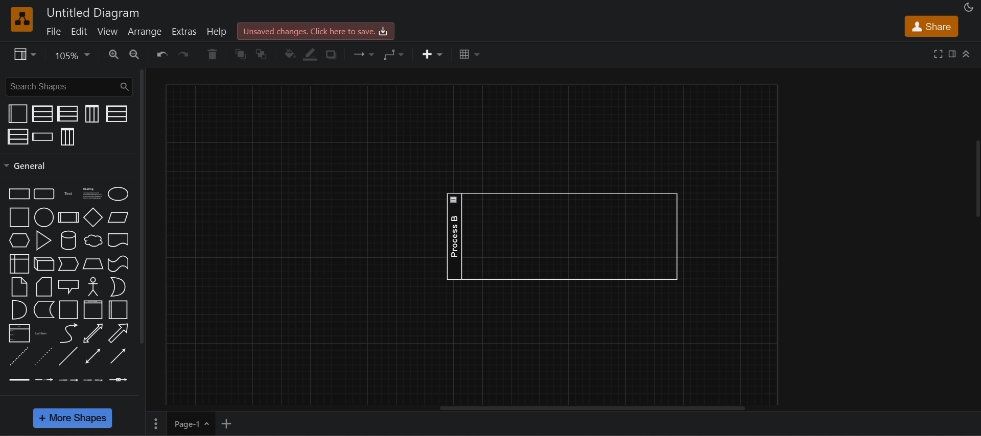 This screenshot has height=436, width=981. What do you see at coordinates (44, 217) in the screenshot?
I see `circle` at bounding box center [44, 217].